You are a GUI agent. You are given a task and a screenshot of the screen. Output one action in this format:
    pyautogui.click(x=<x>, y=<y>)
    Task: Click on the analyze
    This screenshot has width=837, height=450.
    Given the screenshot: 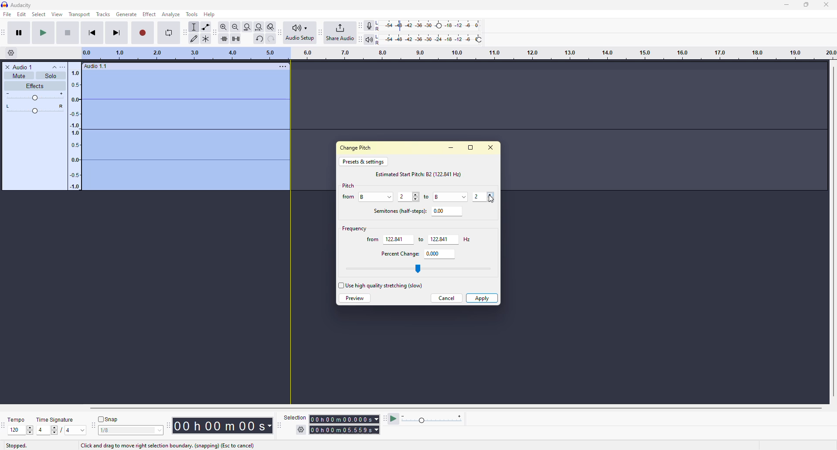 What is the action you would take?
    pyautogui.click(x=172, y=14)
    